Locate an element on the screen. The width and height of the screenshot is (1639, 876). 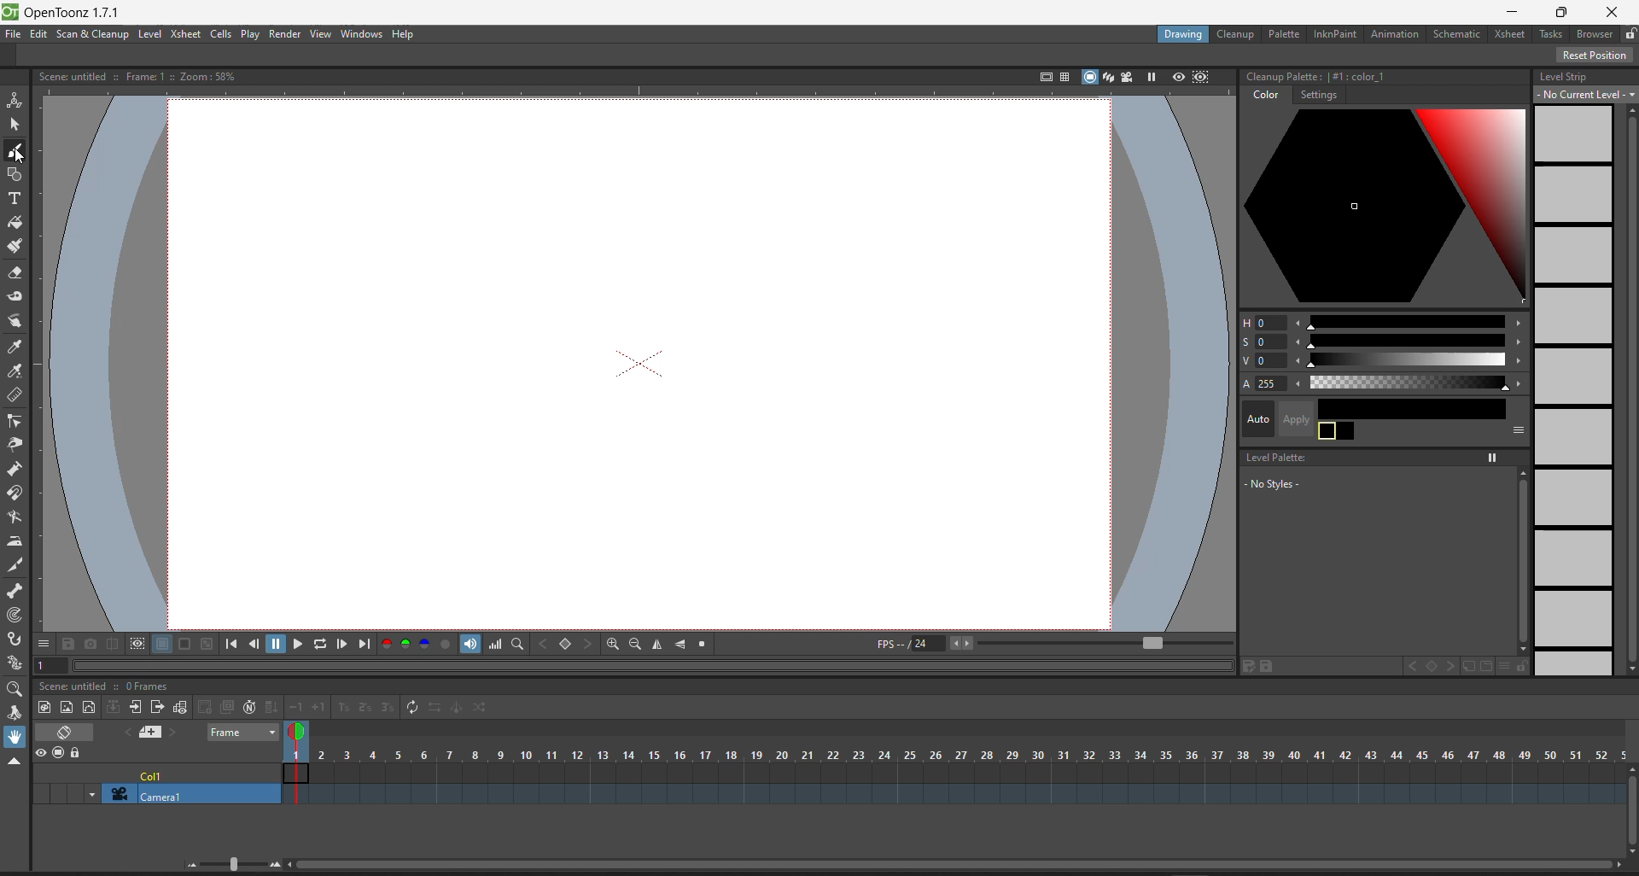
metadata is located at coordinates (136, 75).